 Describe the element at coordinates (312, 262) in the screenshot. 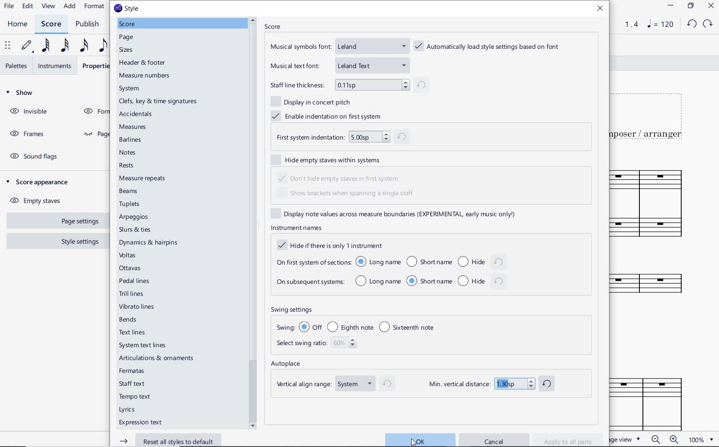

I see `ON first system of sections` at that location.